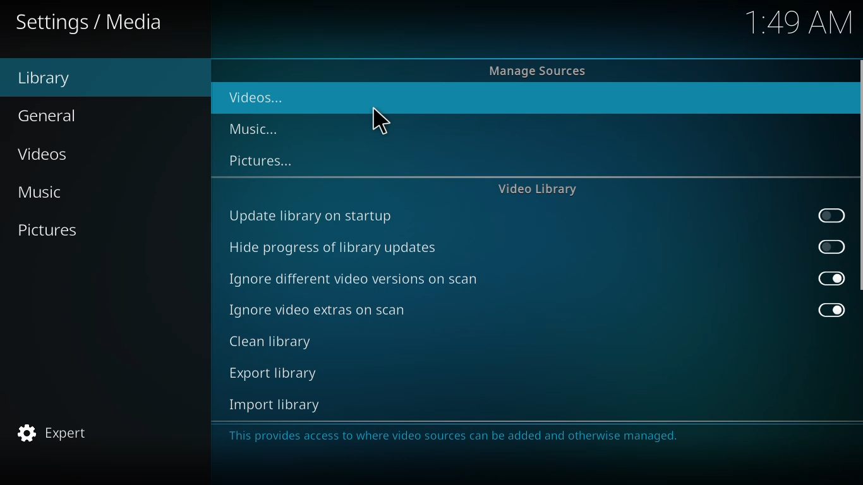 This screenshot has height=485, width=863. I want to click on videos, so click(256, 99).